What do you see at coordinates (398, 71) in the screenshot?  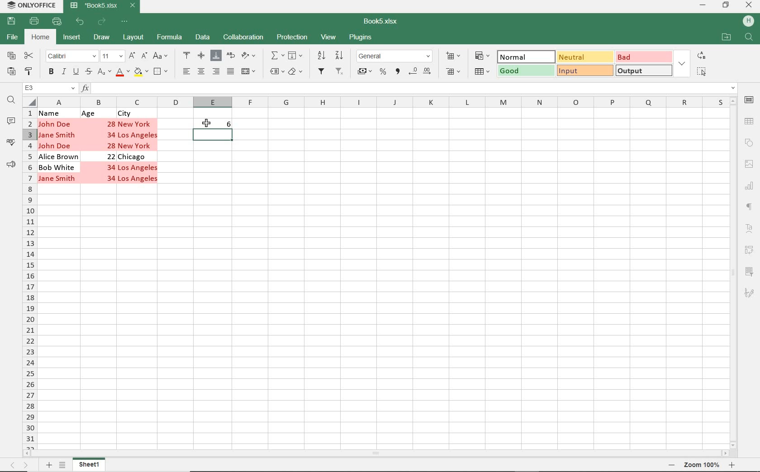 I see `COMMA STYLE` at bounding box center [398, 71].